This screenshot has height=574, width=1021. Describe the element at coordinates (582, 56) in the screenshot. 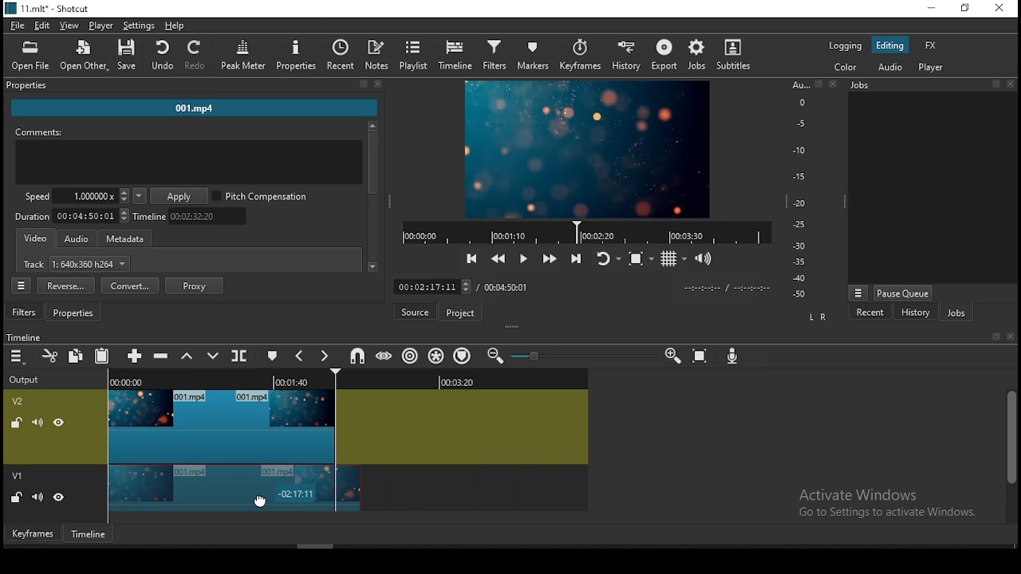

I see `keyframes` at that location.